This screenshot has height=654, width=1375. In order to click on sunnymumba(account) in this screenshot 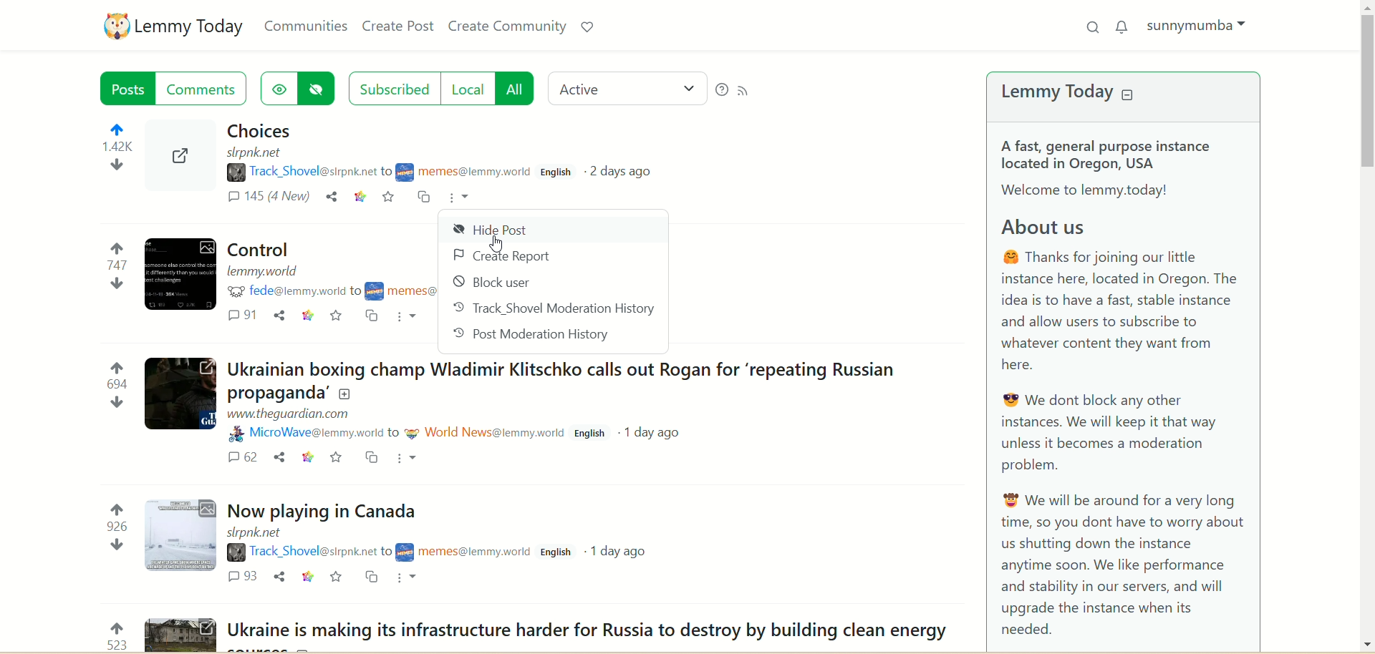, I will do `click(1202, 25)`.